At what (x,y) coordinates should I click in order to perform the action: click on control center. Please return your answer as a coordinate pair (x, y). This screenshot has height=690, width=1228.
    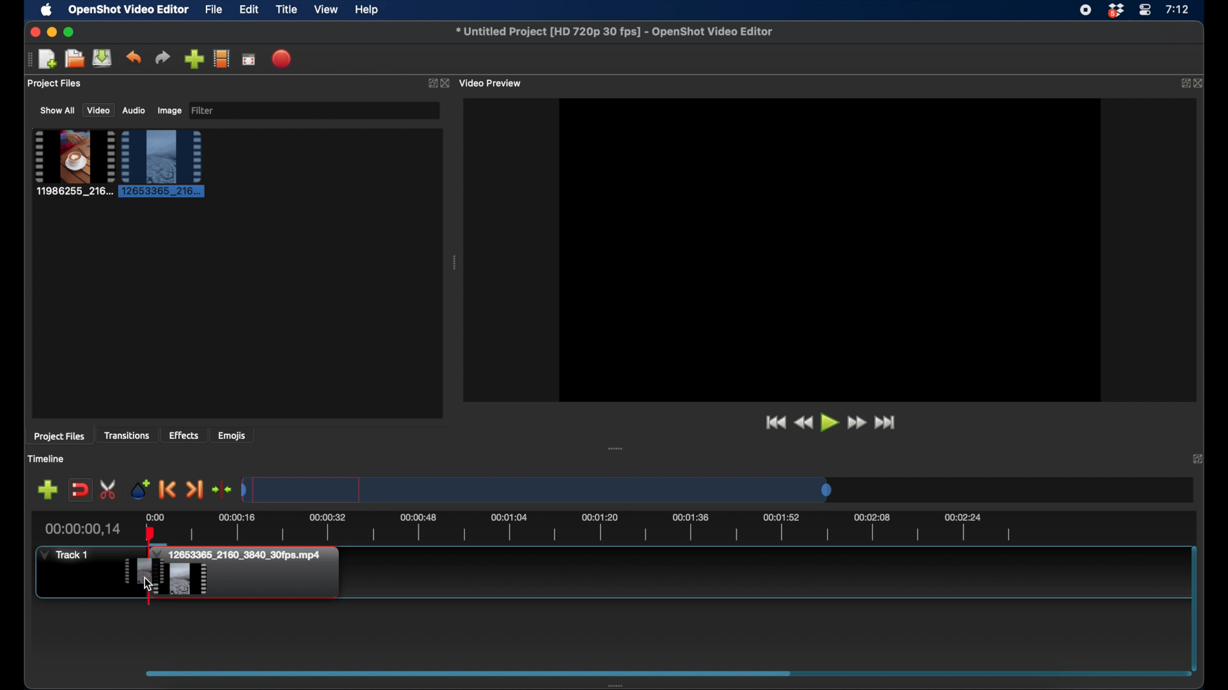
    Looking at the image, I should click on (1145, 10).